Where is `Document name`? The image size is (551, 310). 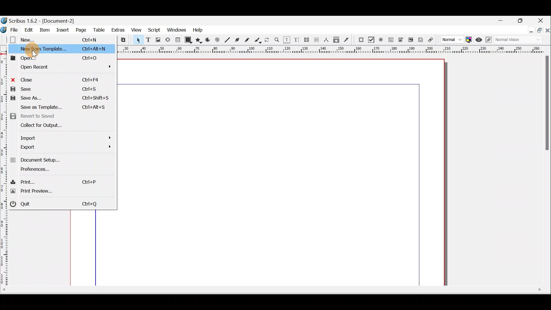 Document name is located at coordinates (41, 20).